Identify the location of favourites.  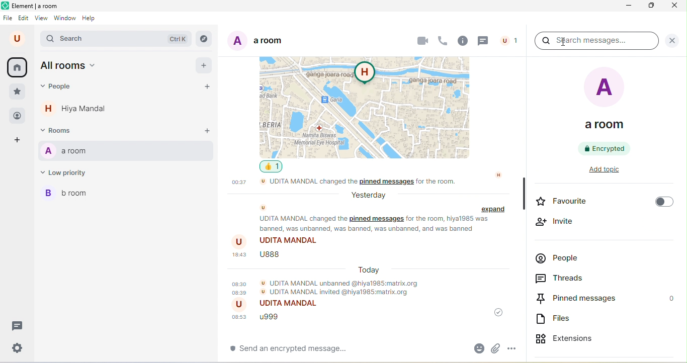
(17, 92).